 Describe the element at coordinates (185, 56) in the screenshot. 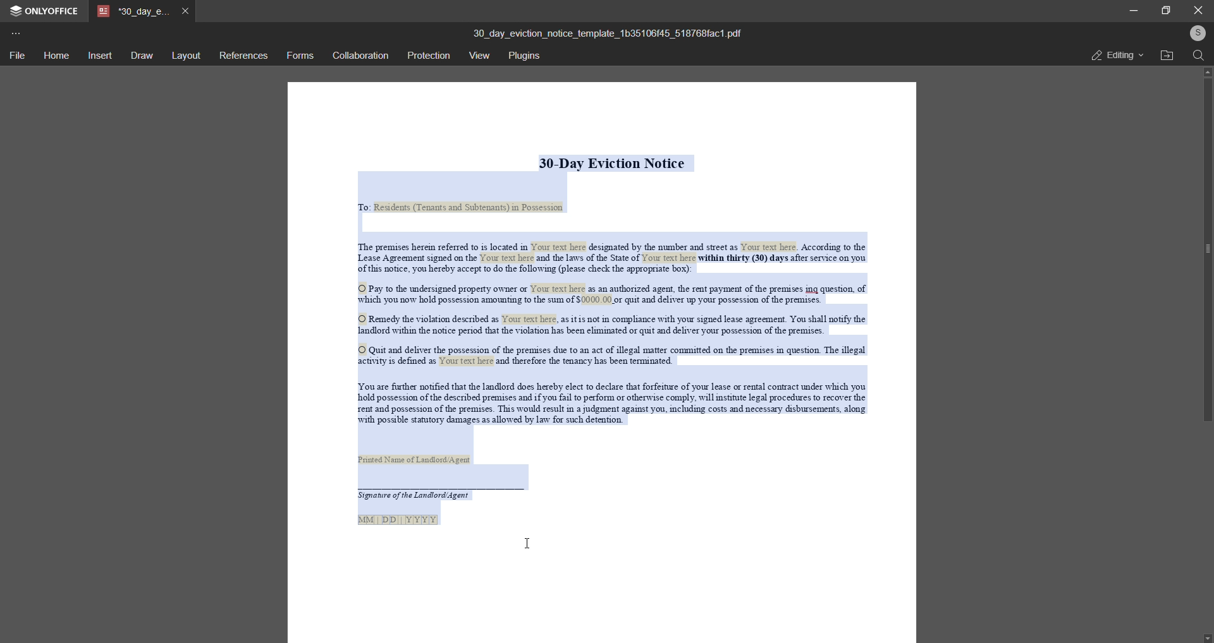

I see `layout` at that location.